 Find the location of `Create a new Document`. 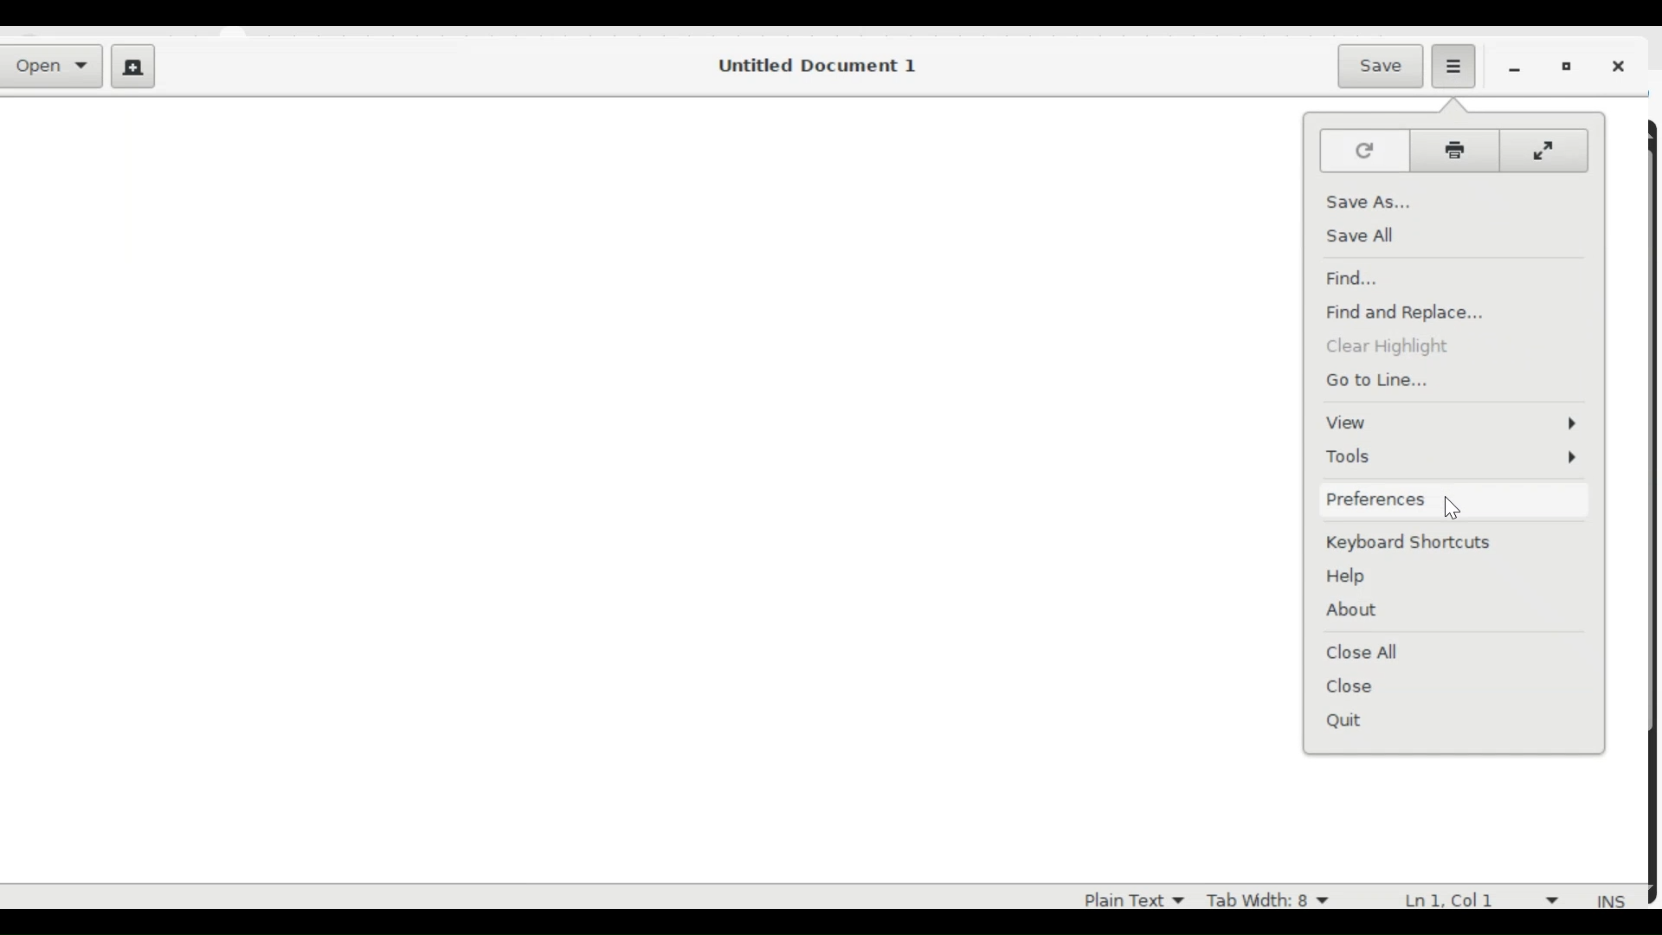

Create a new Document is located at coordinates (132, 68).